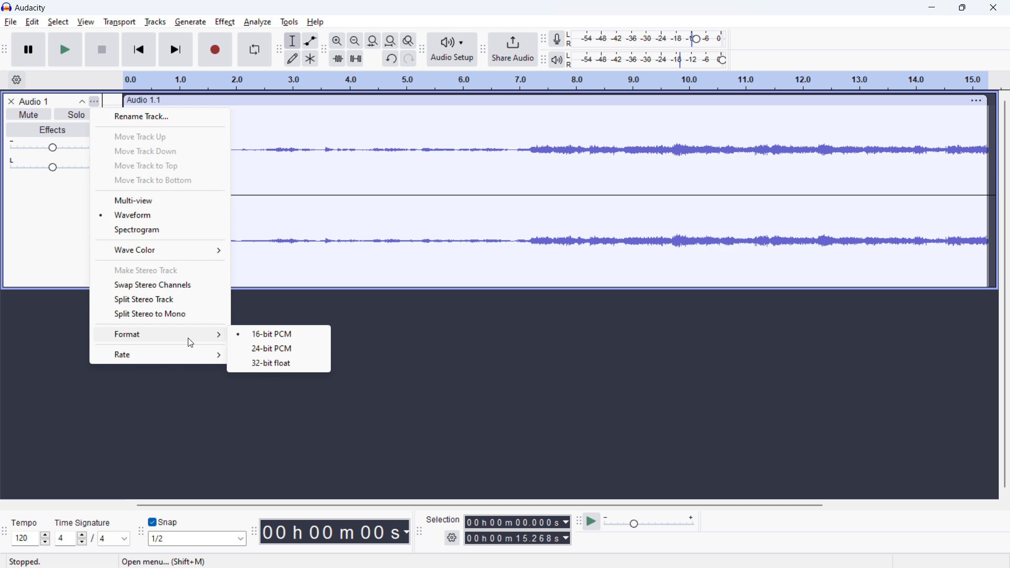 The image size is (1010, 568). I want to click on recording meter toolbar, so click(543, 38).